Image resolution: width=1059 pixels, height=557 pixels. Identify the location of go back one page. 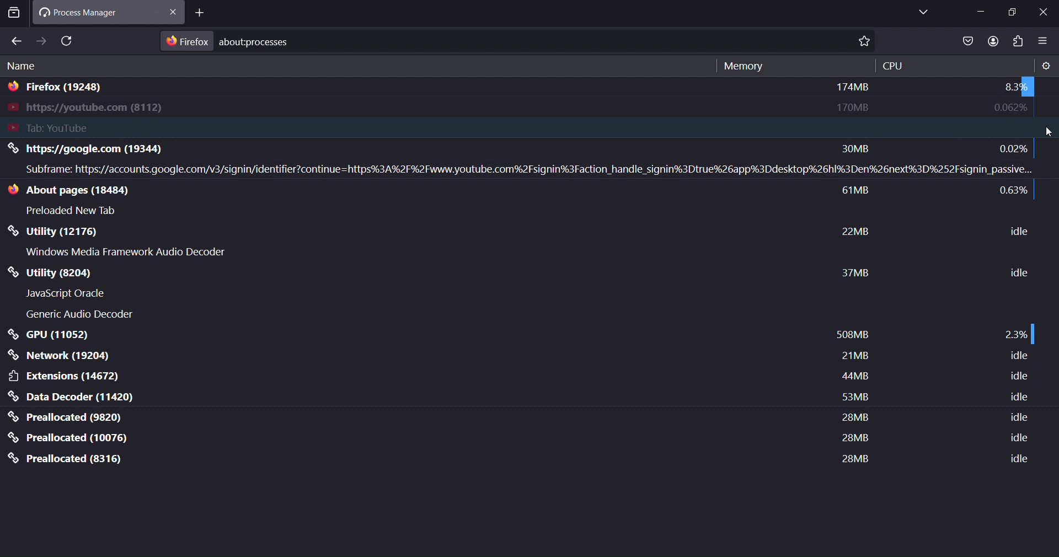
(15, 41).